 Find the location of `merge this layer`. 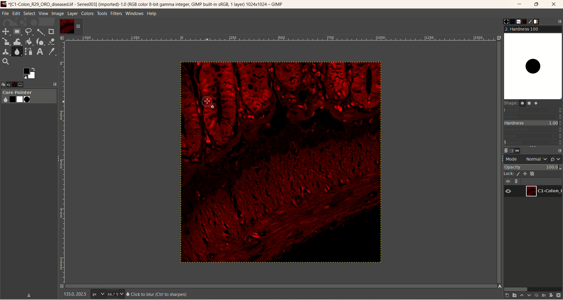

merge this layer is located at coordinates (543, 295).